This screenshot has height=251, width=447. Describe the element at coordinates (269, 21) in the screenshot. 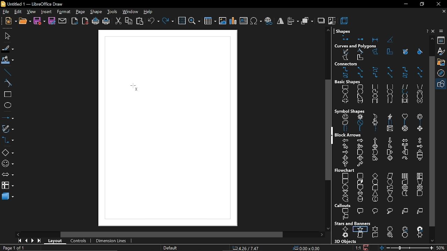

I see `insert hyperlink` at that location.